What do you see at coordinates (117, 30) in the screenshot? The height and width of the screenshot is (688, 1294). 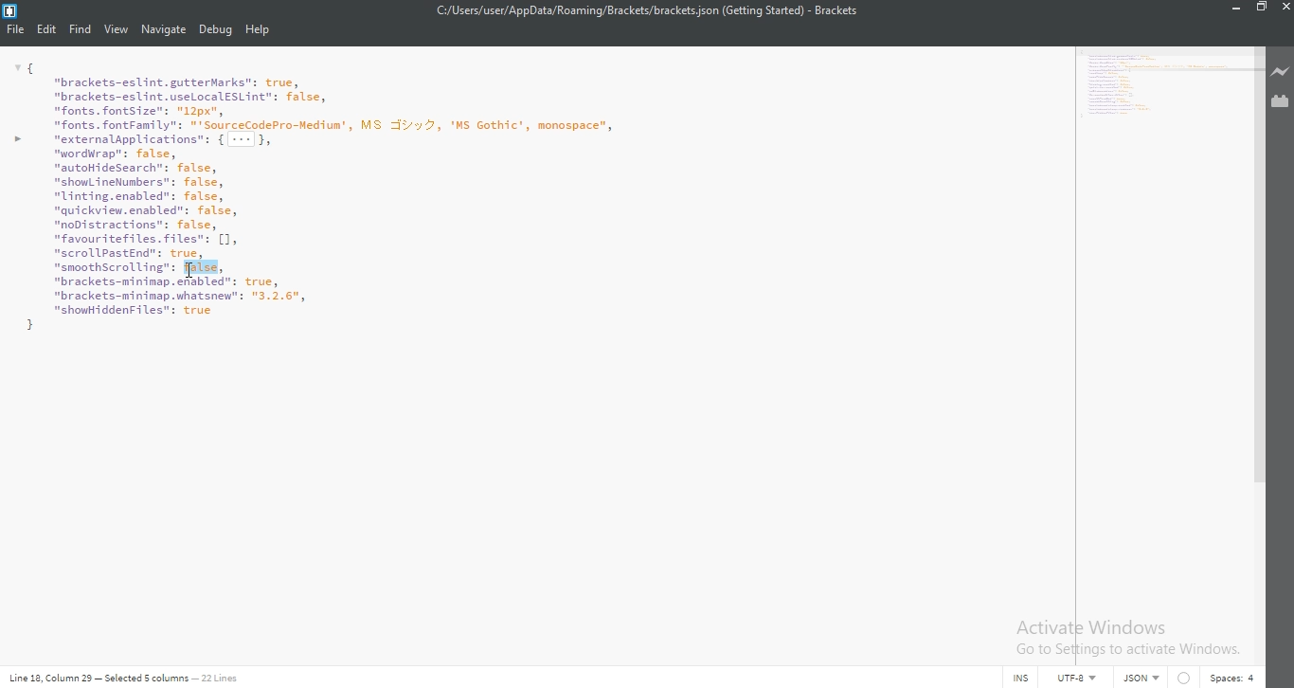 I see `View` at bounding box center [117, 30].